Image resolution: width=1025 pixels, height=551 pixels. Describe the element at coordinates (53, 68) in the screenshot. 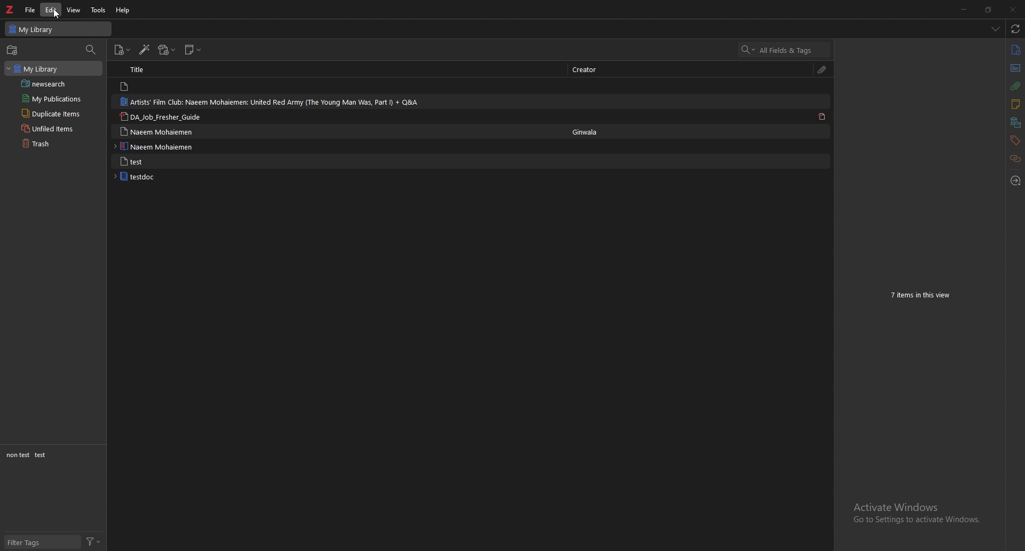

I see `my library` at that location.